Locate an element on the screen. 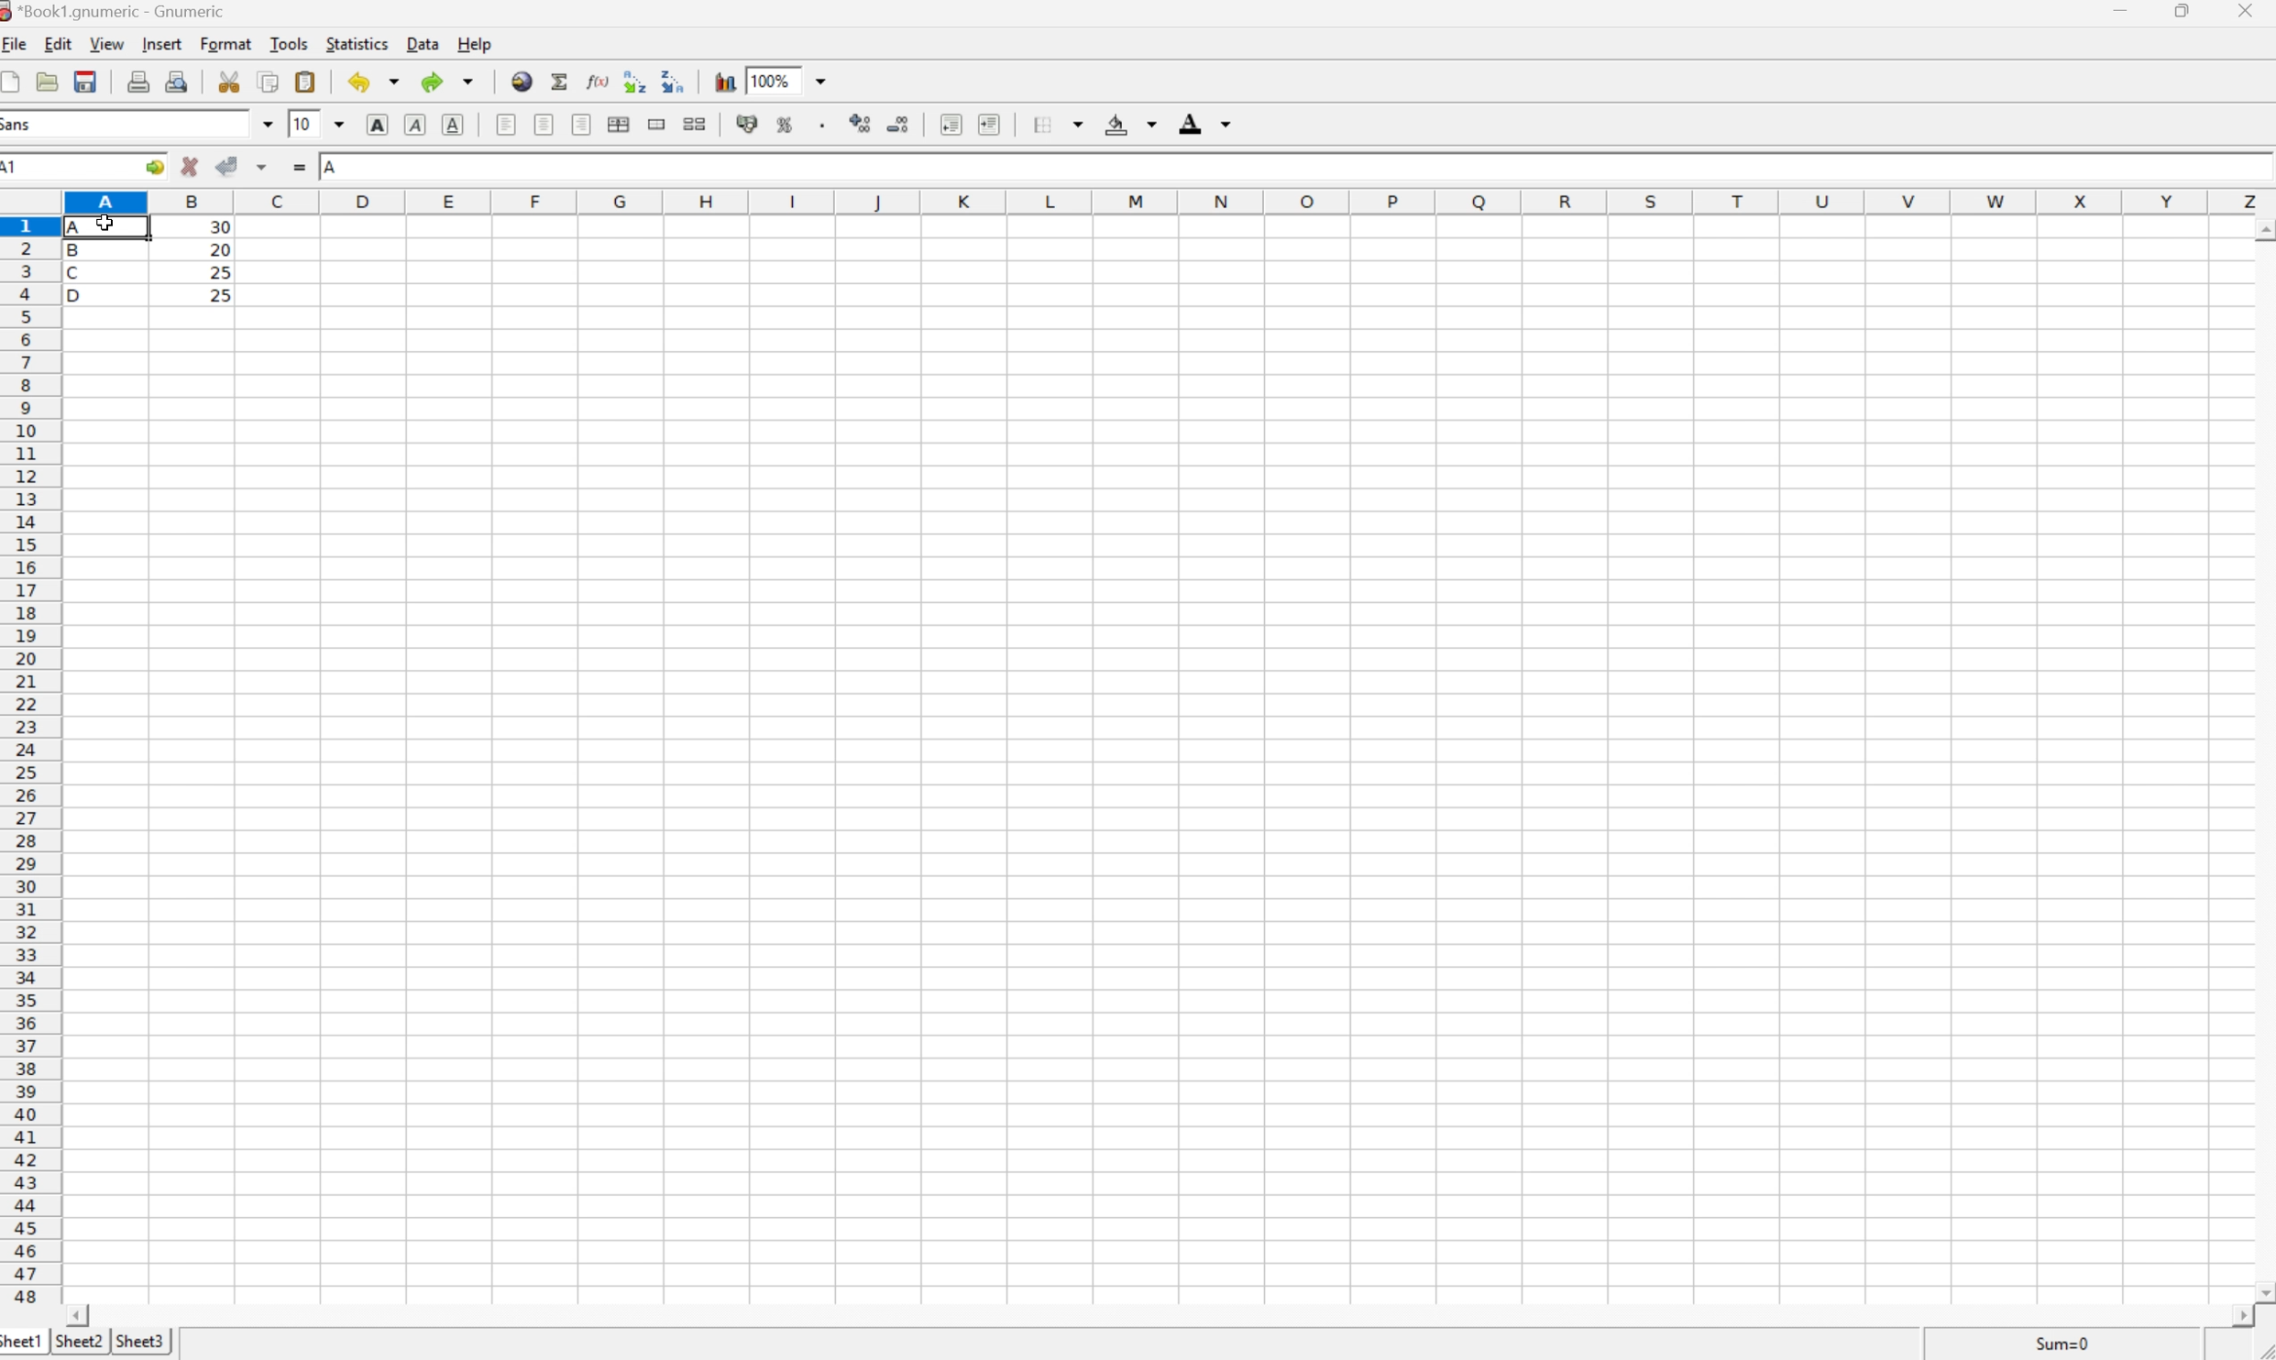 The width and height of the screenshot is (2276, 1360). 30 is located at coordinates (218, 229).